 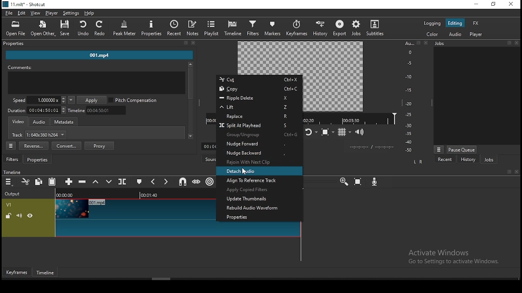 I want to click on replace, so click(x=255, y=115).